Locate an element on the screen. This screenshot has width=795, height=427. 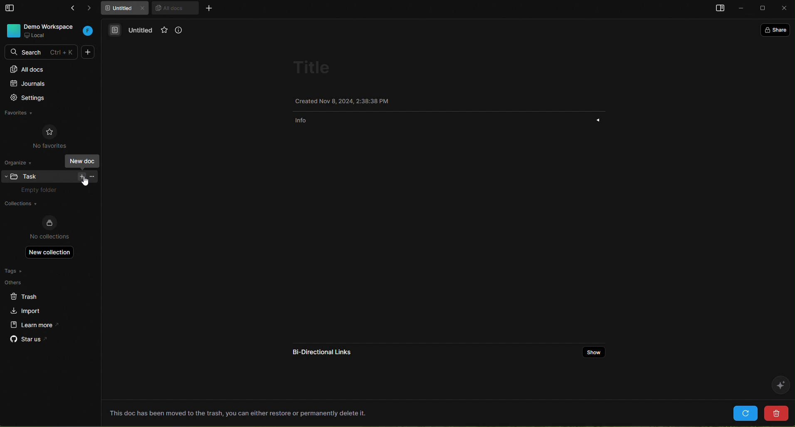
show is located at coordinates (595, 353).